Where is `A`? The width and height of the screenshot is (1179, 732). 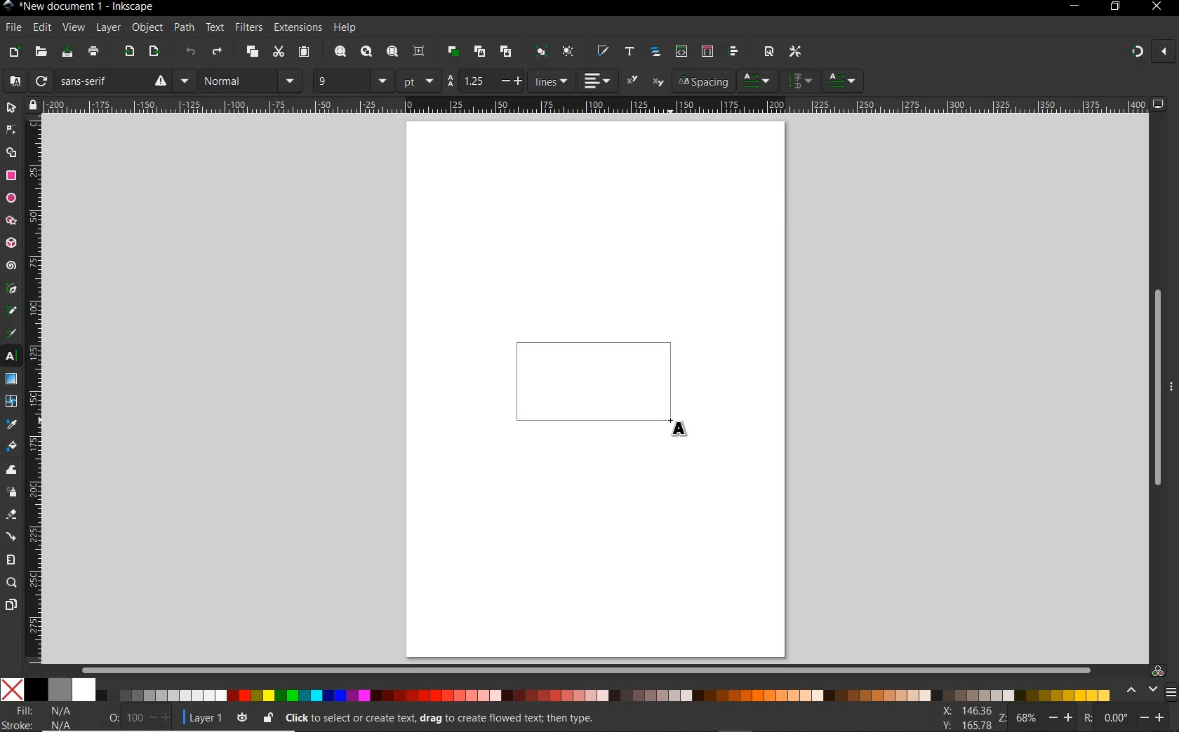
A is located at coordinates (12, 81).